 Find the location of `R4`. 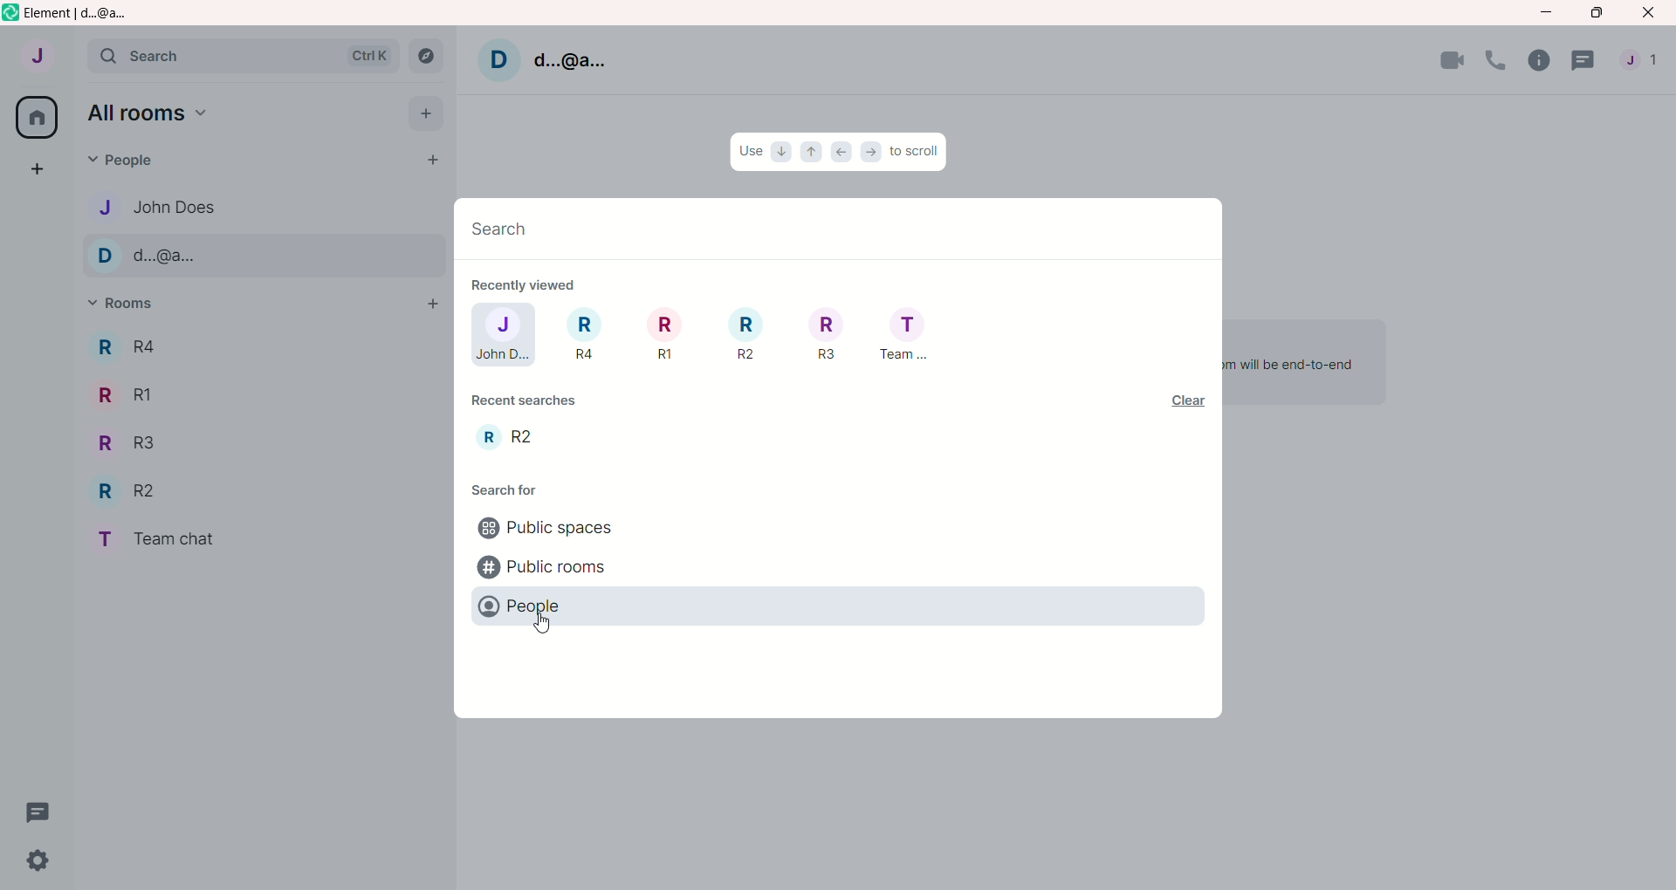

R4 is located at coordinates (122, 346).